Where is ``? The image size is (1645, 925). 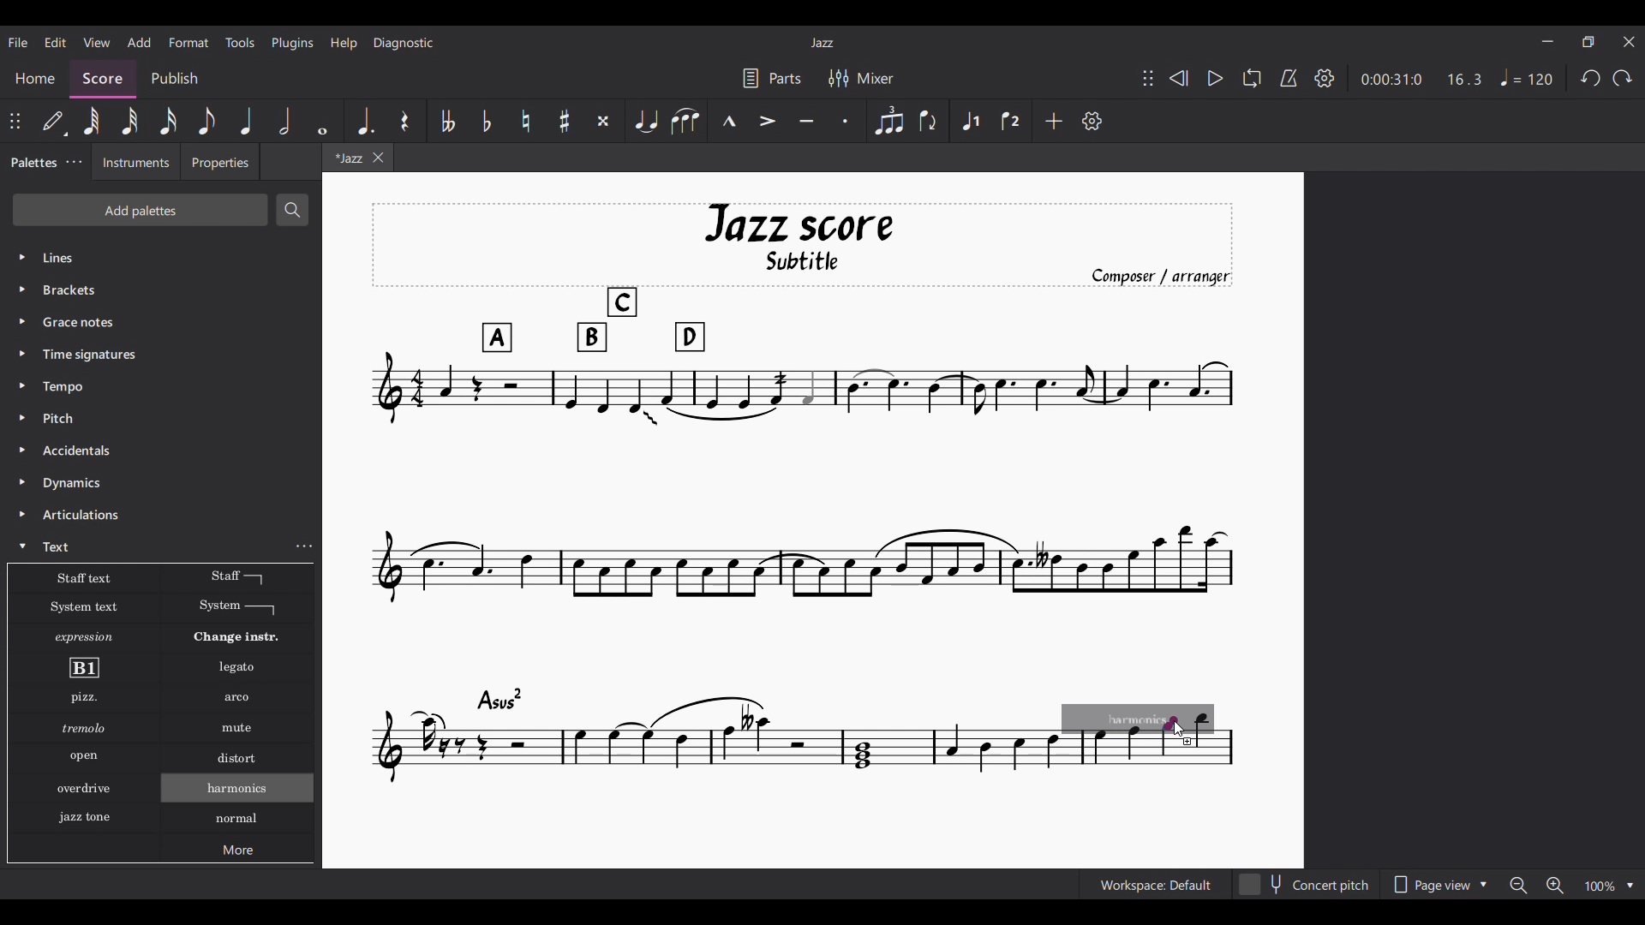
 is located at coordinates (77, 321).